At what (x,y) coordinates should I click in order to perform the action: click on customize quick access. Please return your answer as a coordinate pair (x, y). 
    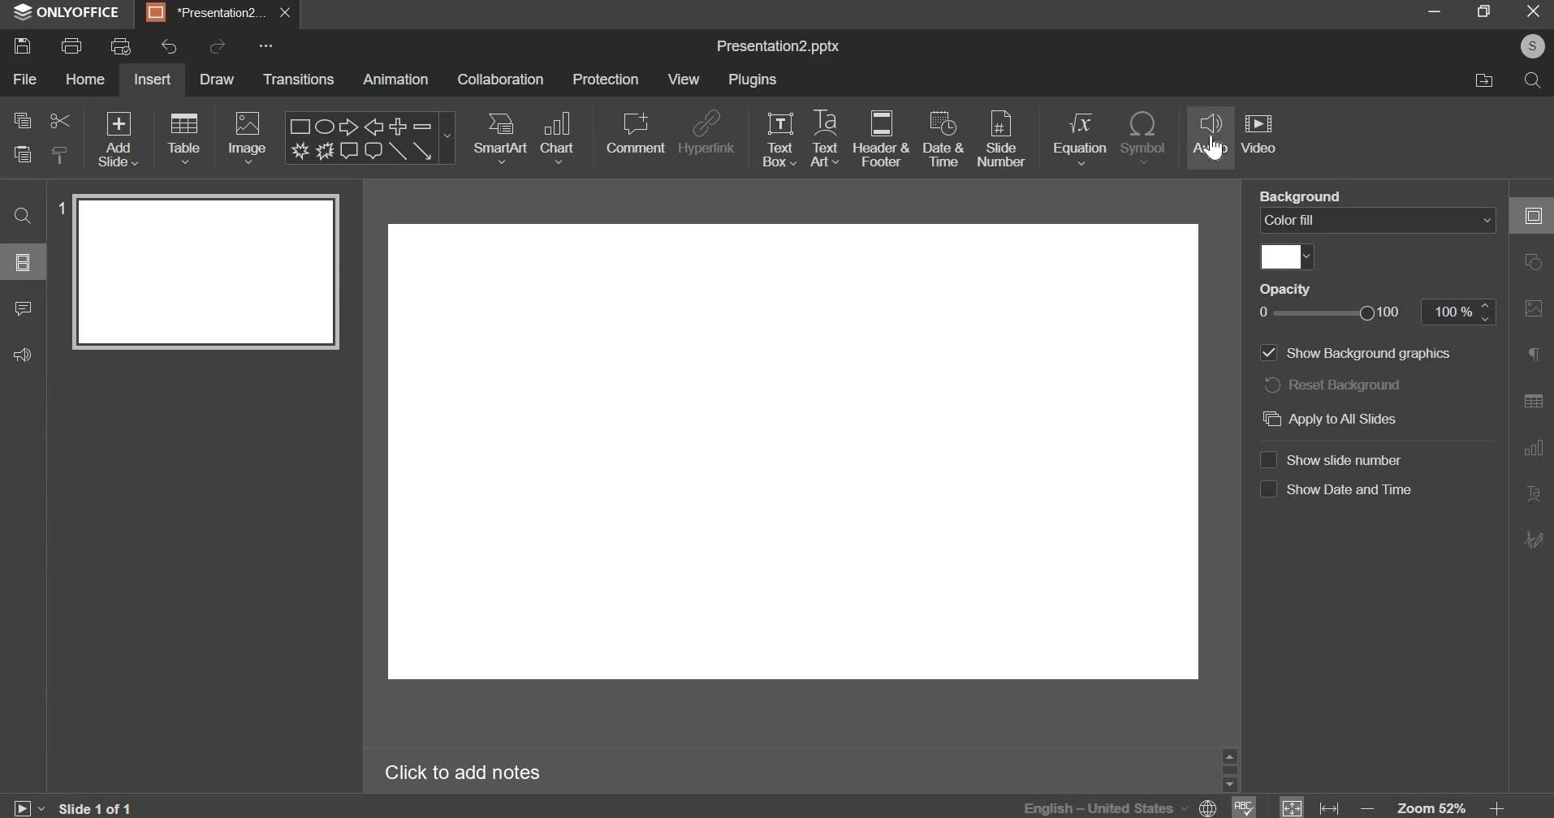
    Looking at the image, I should click on (264, 45).